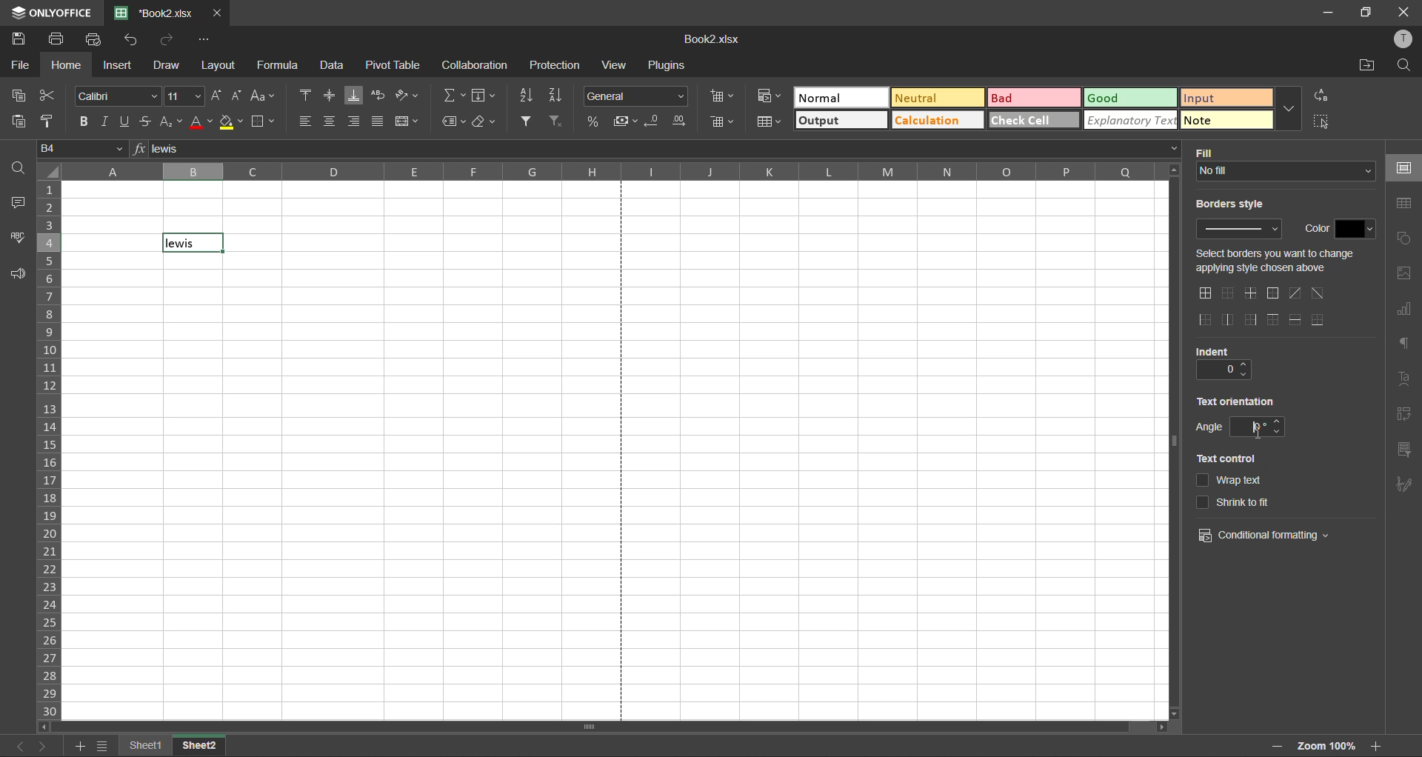 The image size is (1422, 757). What do you see at coordinates (238, 96) in the screenshot?
I see `decrement size` at bounding box center [238, 96].